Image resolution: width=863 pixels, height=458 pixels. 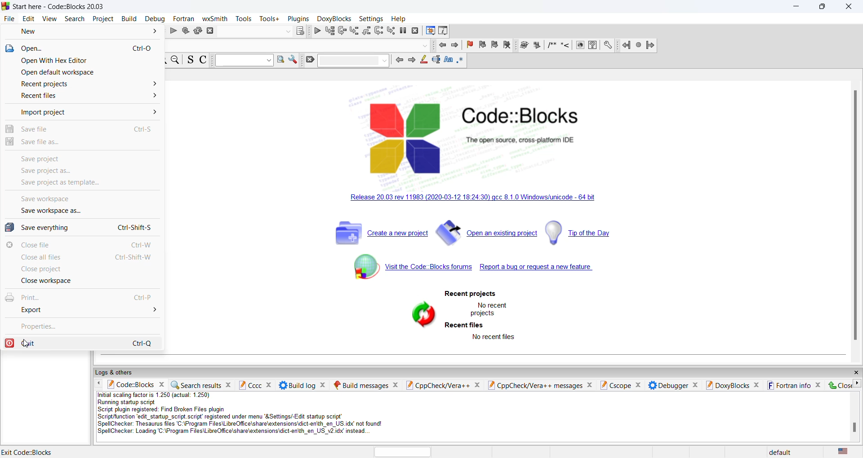 I want to click on build log pane, so click(x=302, y=384).